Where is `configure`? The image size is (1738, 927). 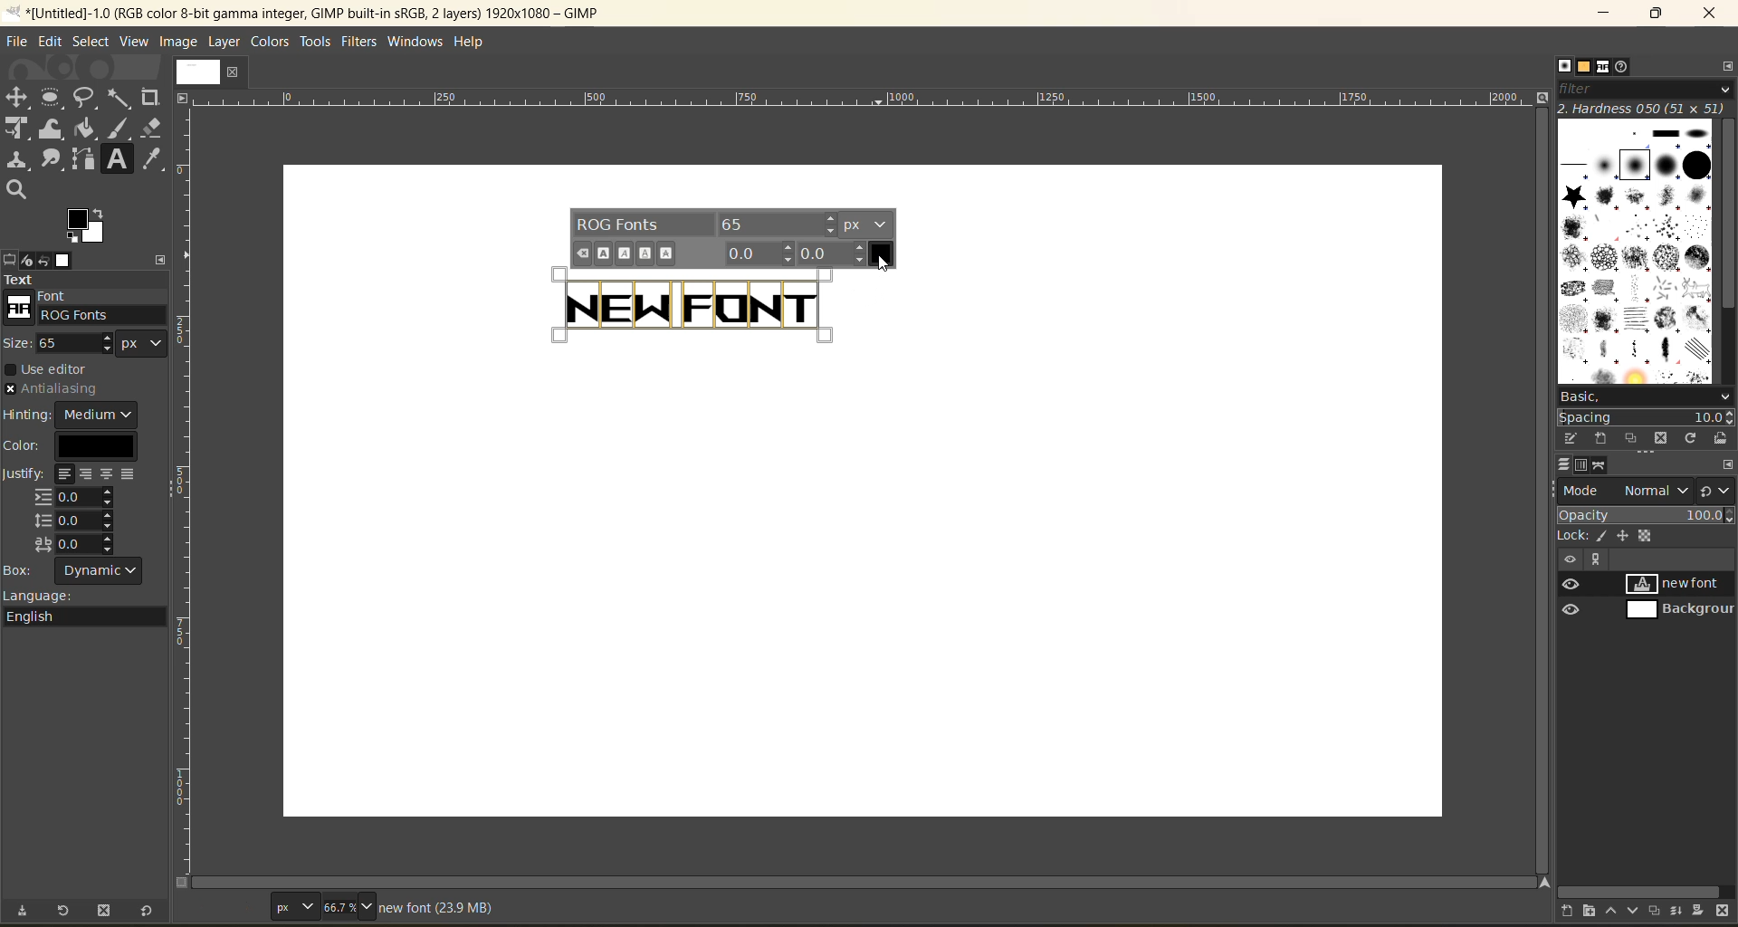
configure is located at coordinates (1727, 69).